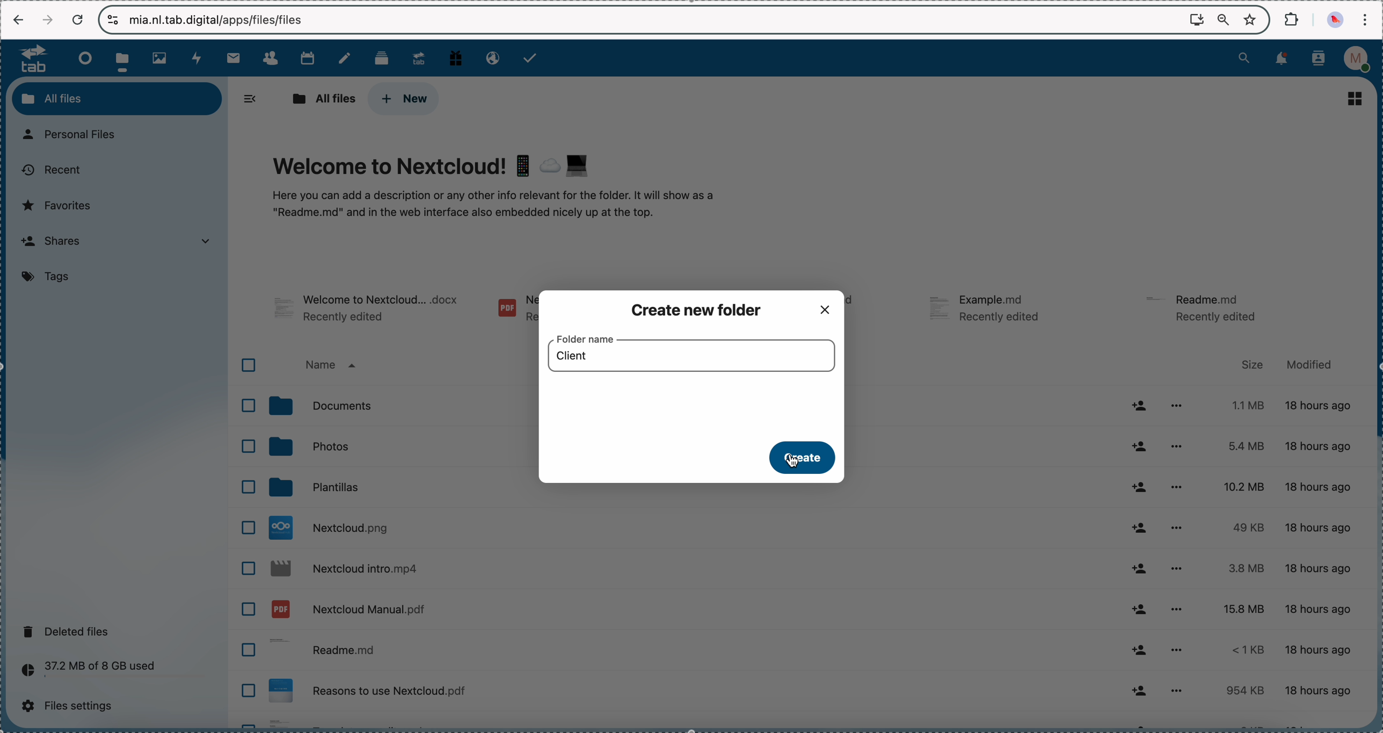 The width and height of the screenshot is (1383, 733). I want to click on profile, so click(1360, 59).